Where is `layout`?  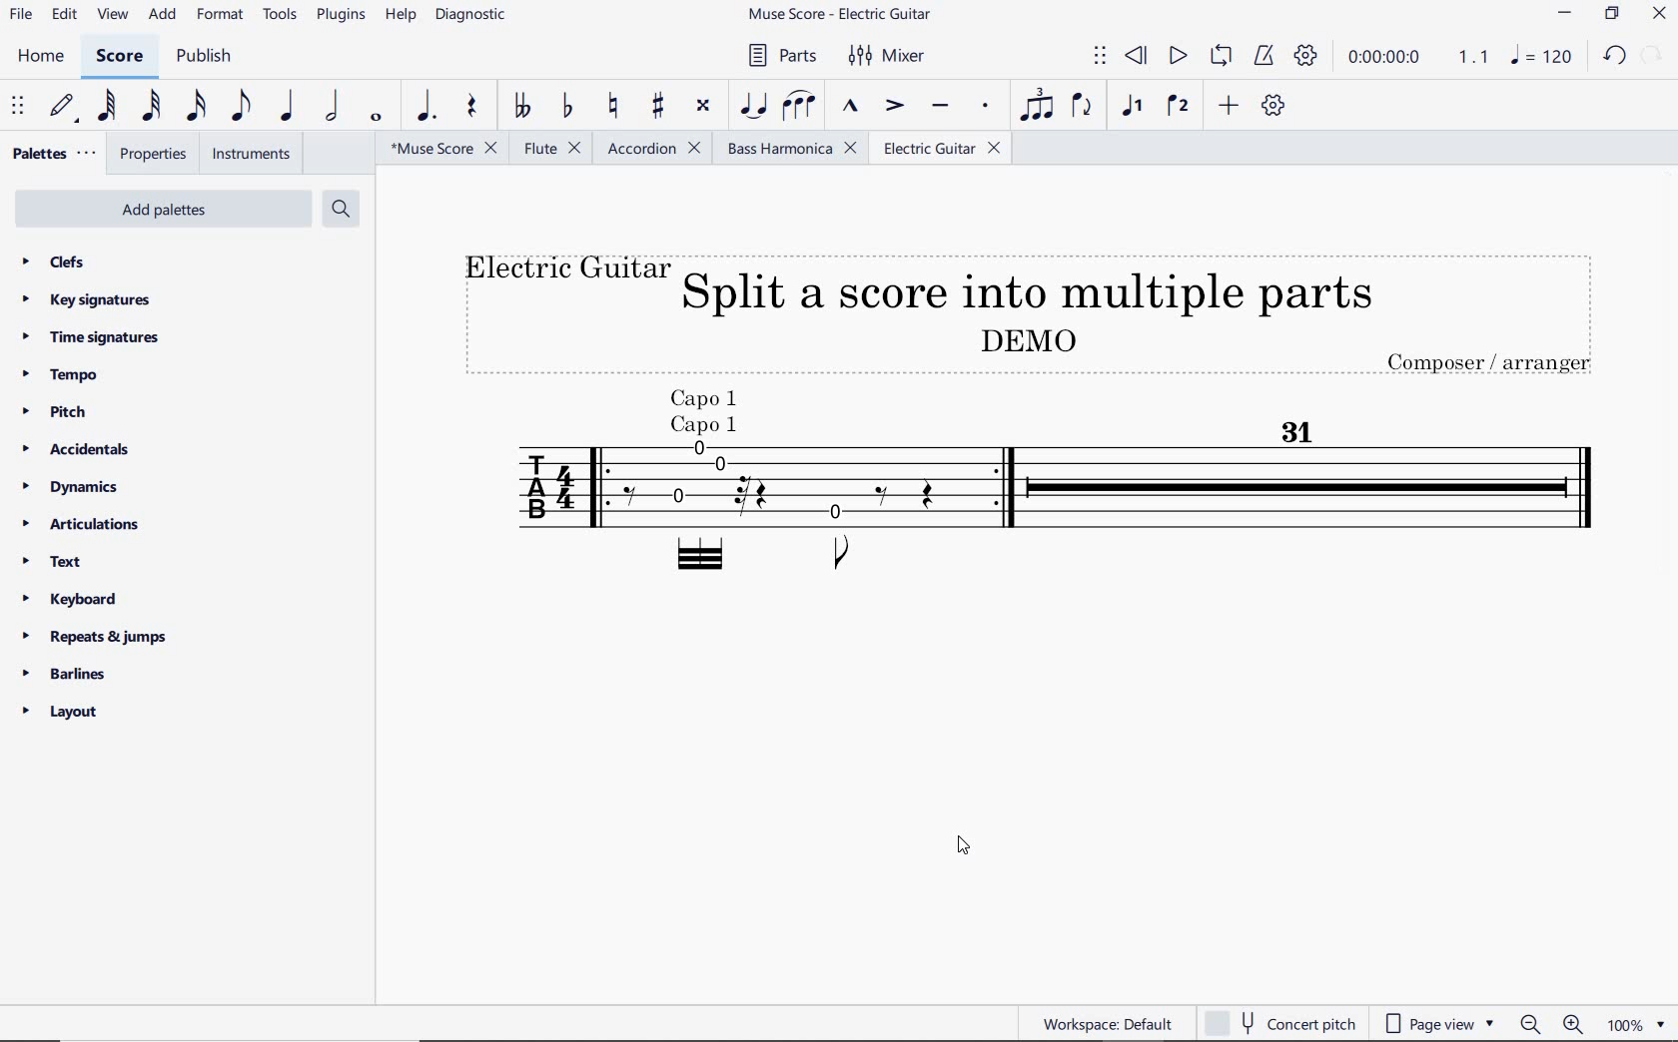 layout is located at coordinates (63, 712).